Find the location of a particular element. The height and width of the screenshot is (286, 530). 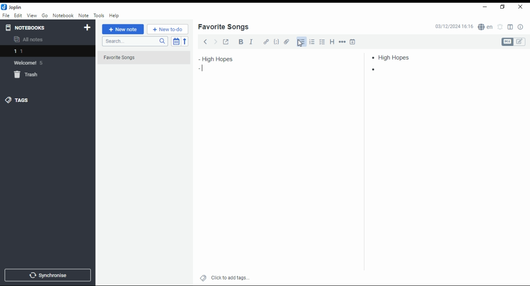

notebook 1 is located at coordinates (30, 52).